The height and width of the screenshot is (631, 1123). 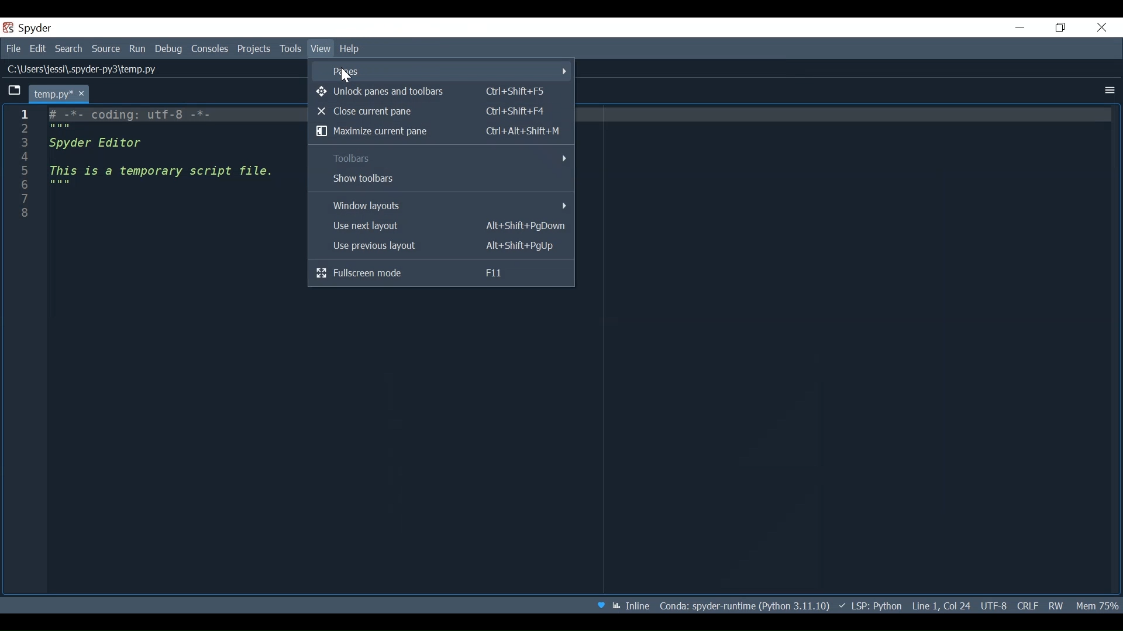 I want to click on Memory Usage, so click(x=1099, y=606).